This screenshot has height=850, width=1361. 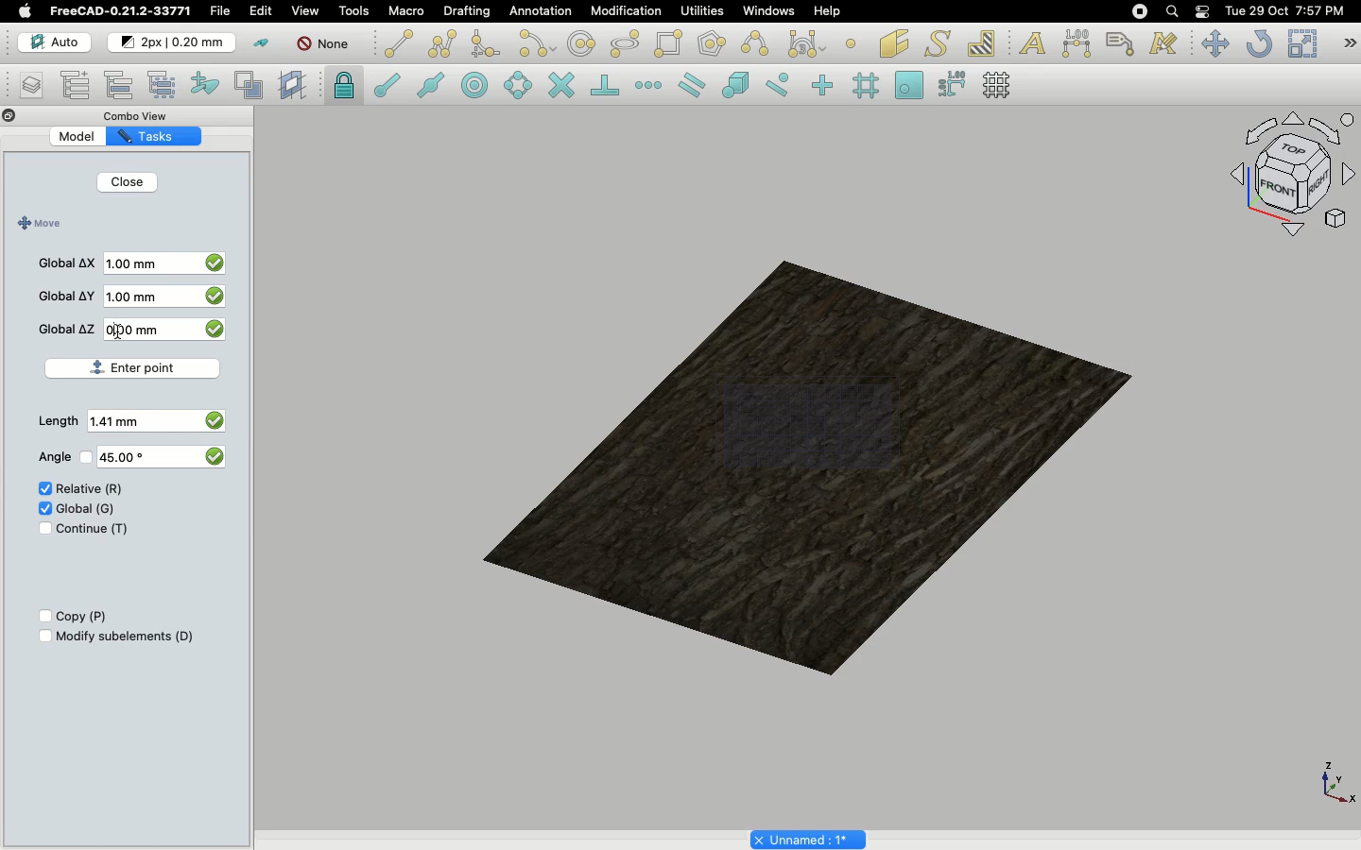 I want to click on Fillet, so click(x=484, y=46).